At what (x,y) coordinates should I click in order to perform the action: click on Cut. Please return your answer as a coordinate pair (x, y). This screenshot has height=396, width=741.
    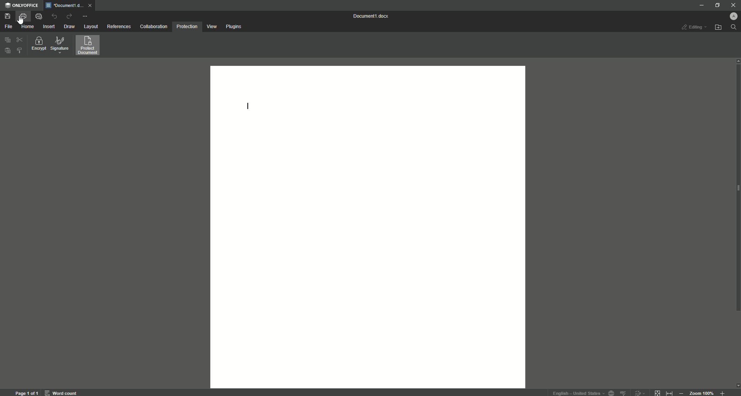
    Looking at the image, I should click on (19, 40).